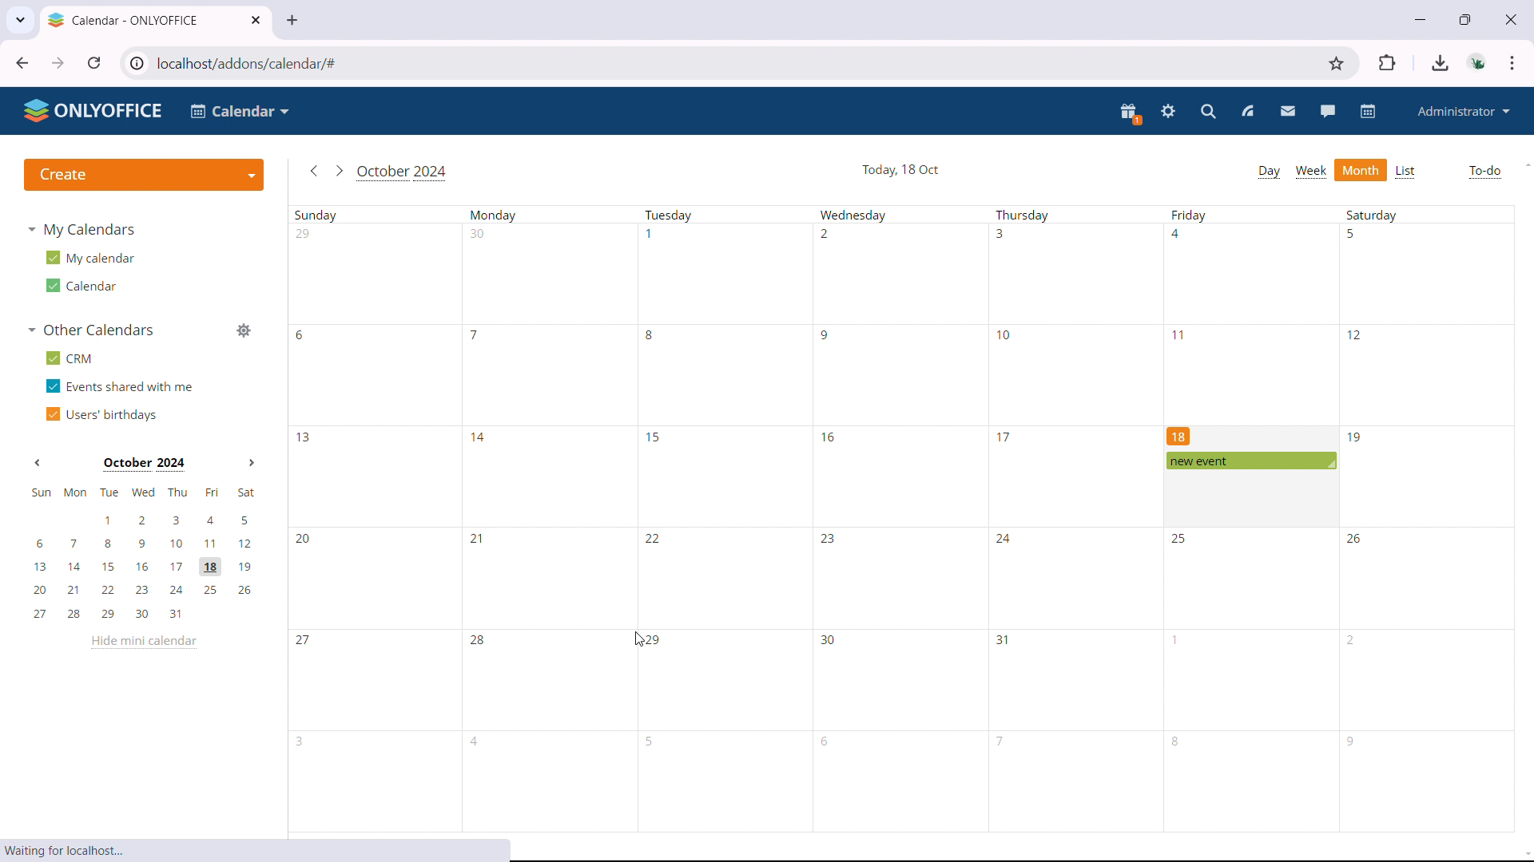 The width and height of the screenshot is (1534, 862). Describe the element at coordinates (1288, 112) in the screenshot. I see `mail` at that location.